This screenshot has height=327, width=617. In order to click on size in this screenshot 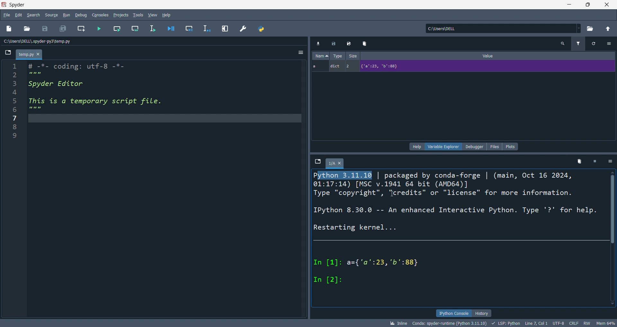, I will do `click(353, 55)`.